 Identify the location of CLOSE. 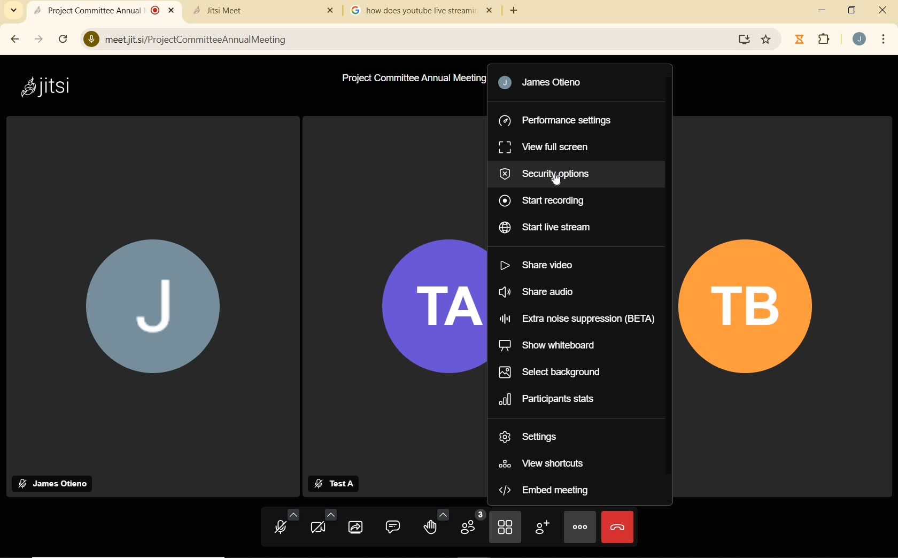
(879, 10).